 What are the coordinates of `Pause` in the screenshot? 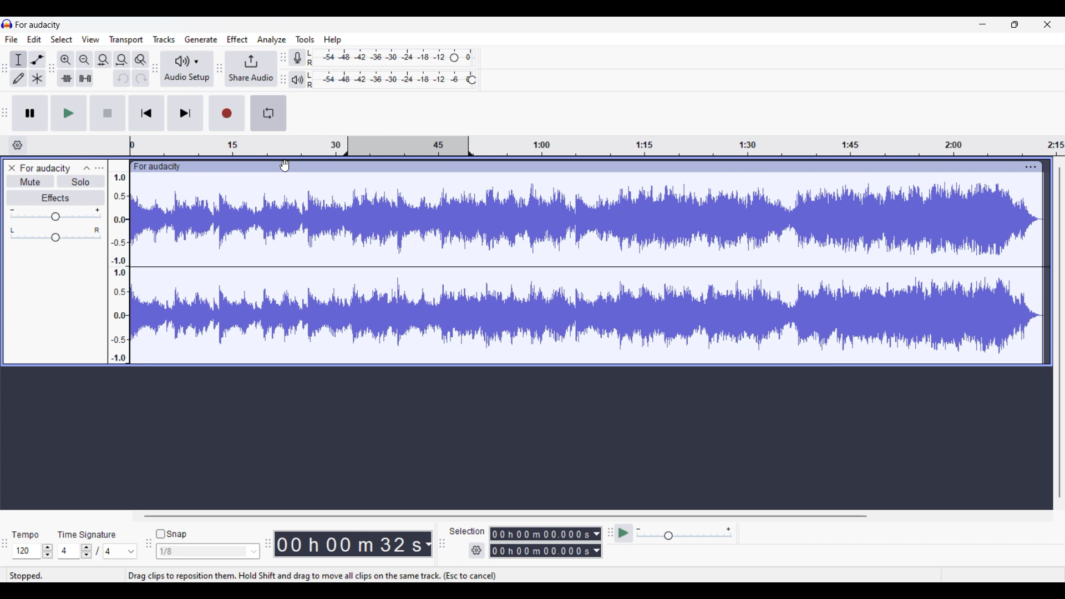 It's located at (30, 113).